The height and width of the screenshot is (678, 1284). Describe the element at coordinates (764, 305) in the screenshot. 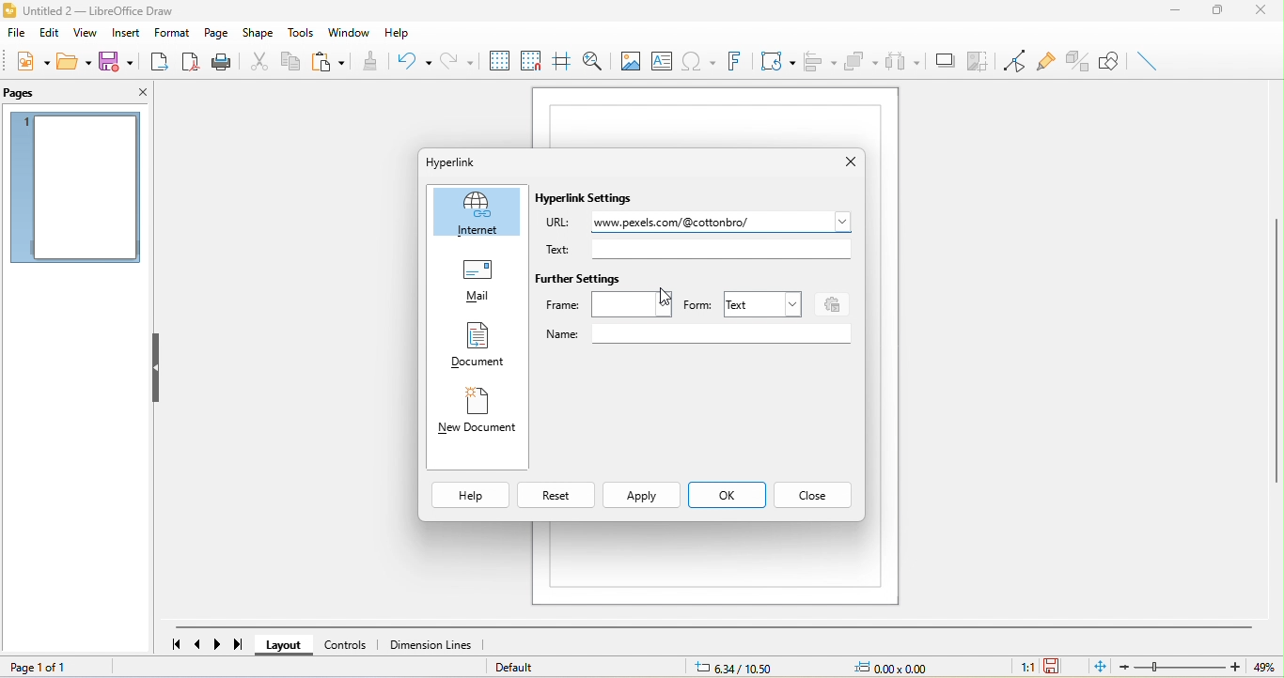

I see `text` at that location.